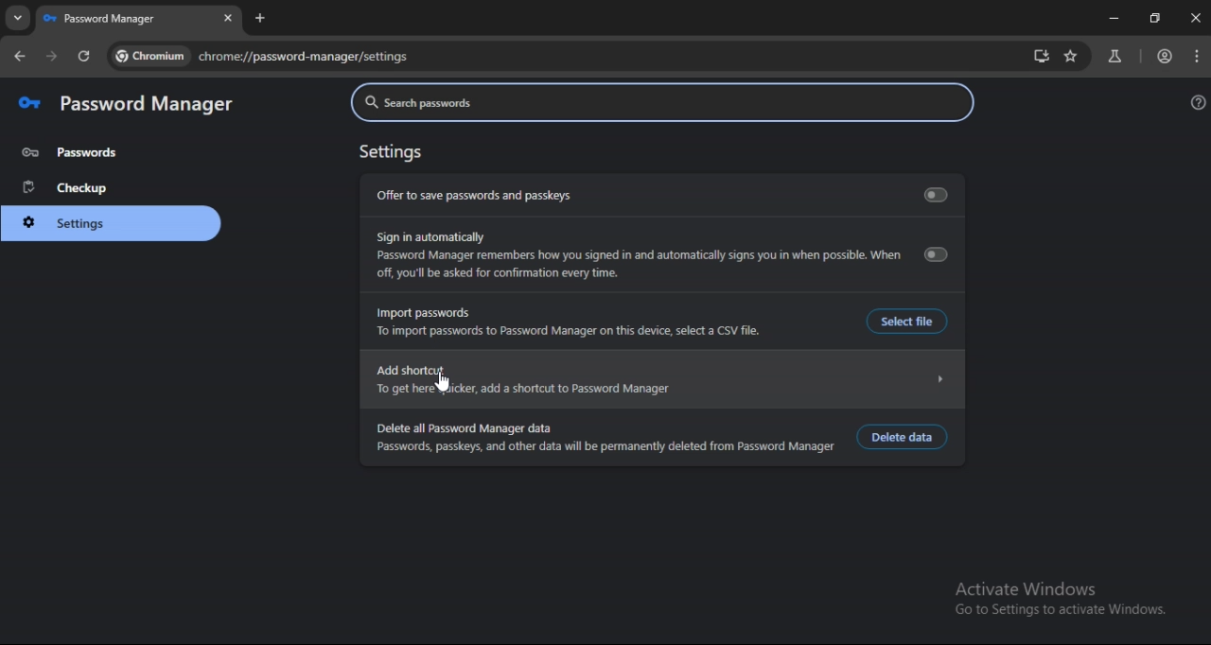 This screenshot has height=645, width=1211. Describe the element at coordinates (1195, 101) in the screenshot. I see `get help` at that location.